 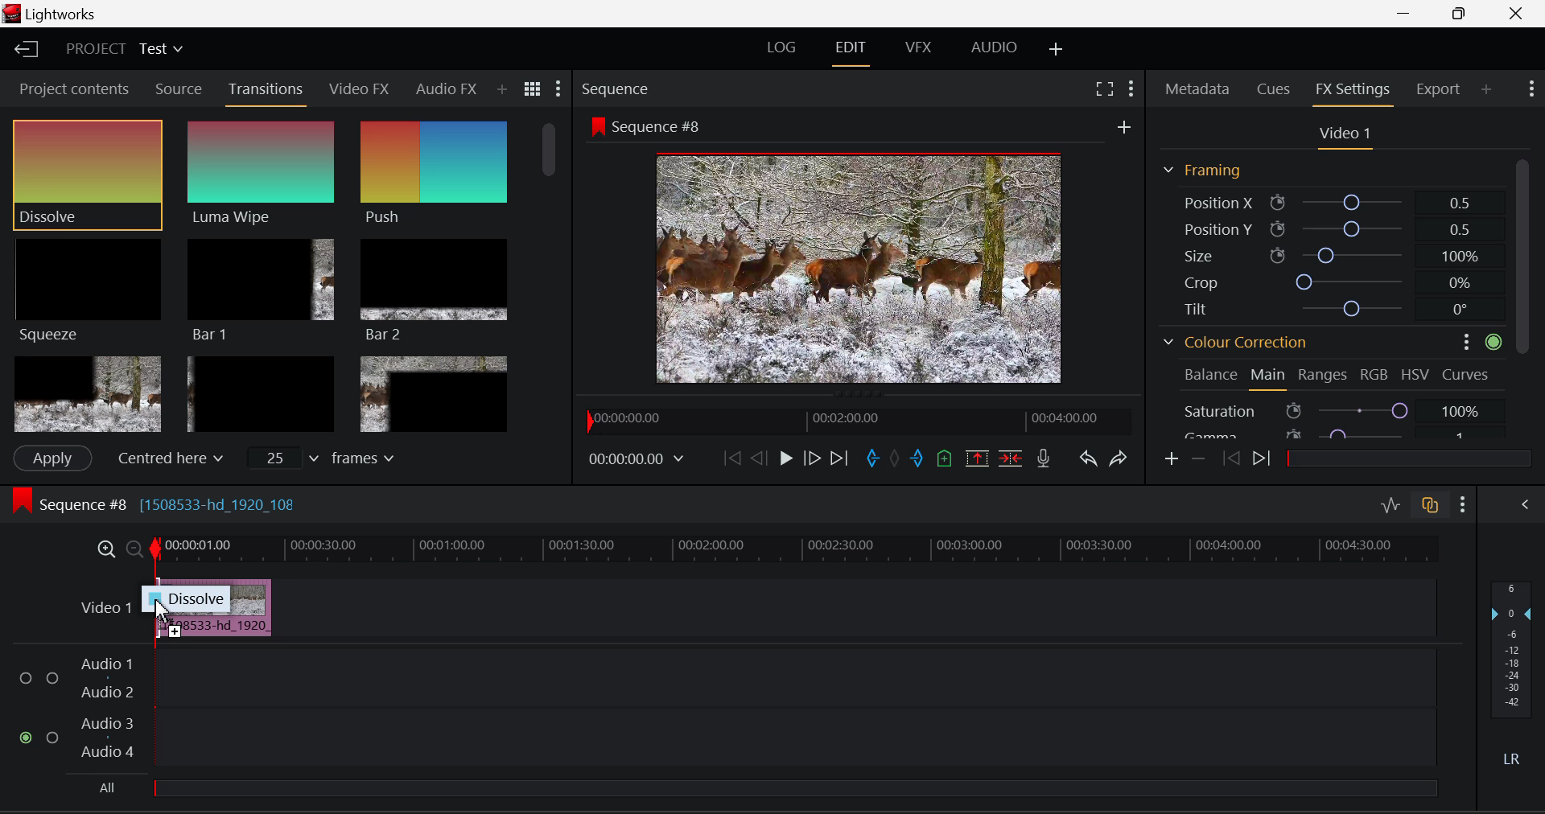 What do you see at coordinates (1374, 374) in the screenshot?
I see `RGB` at bounding box center [1374, 374].